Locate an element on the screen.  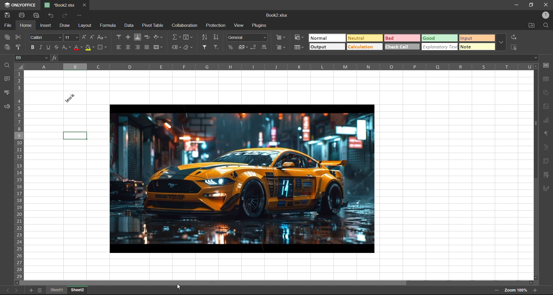
explanatory text  is located at coordinates (439, 47).